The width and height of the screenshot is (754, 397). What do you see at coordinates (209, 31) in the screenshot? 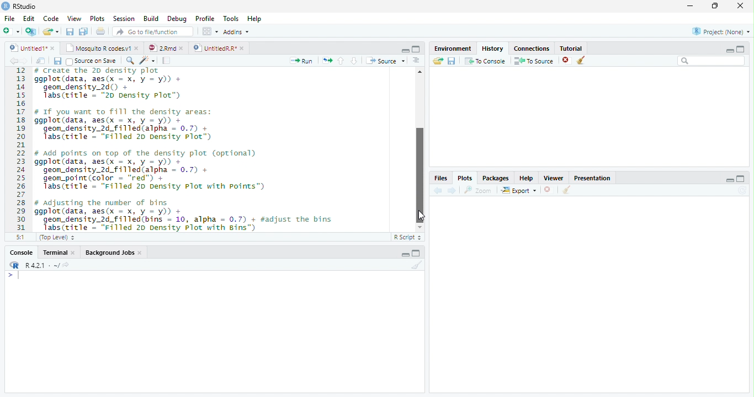
I see `wrokspace pan` at bounding box center [209, 31].